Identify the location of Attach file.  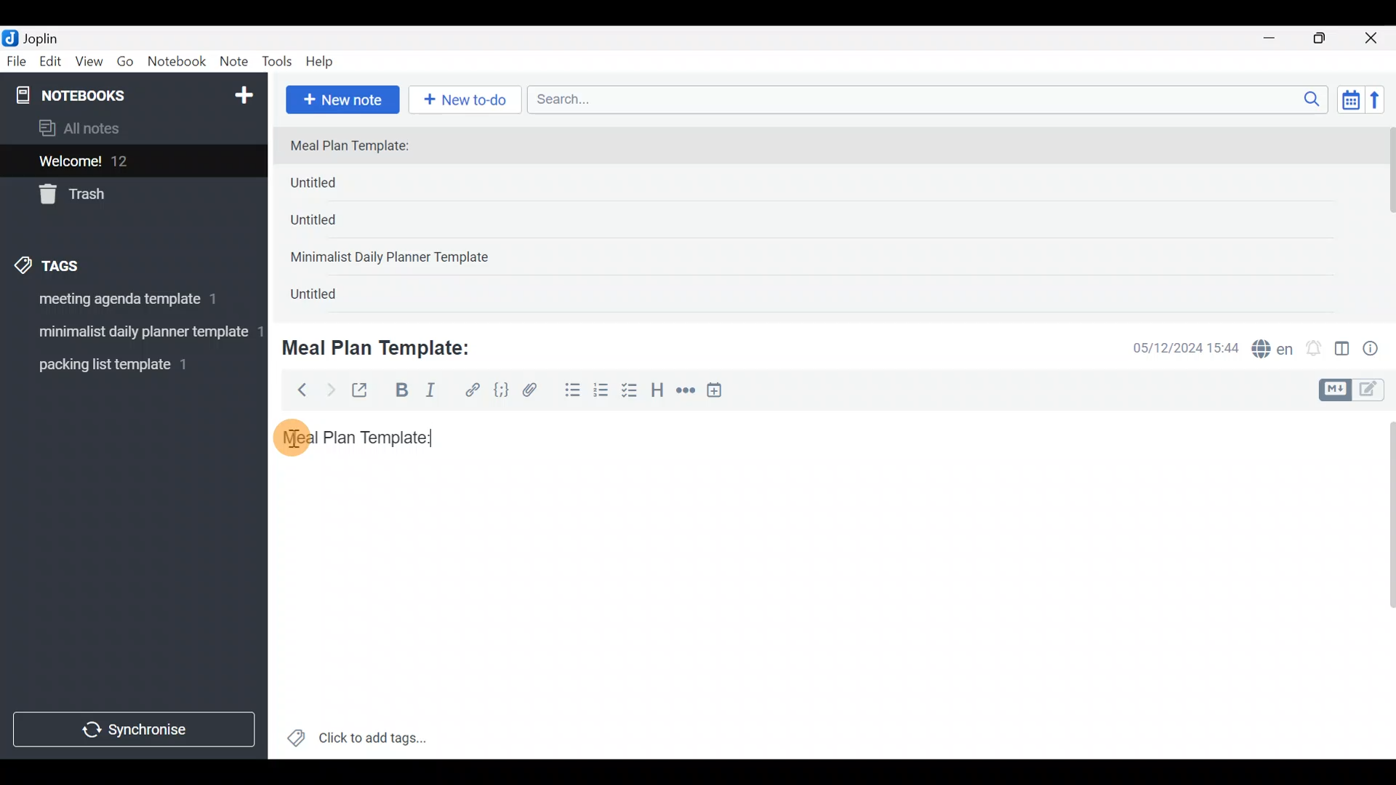
(534, 392).